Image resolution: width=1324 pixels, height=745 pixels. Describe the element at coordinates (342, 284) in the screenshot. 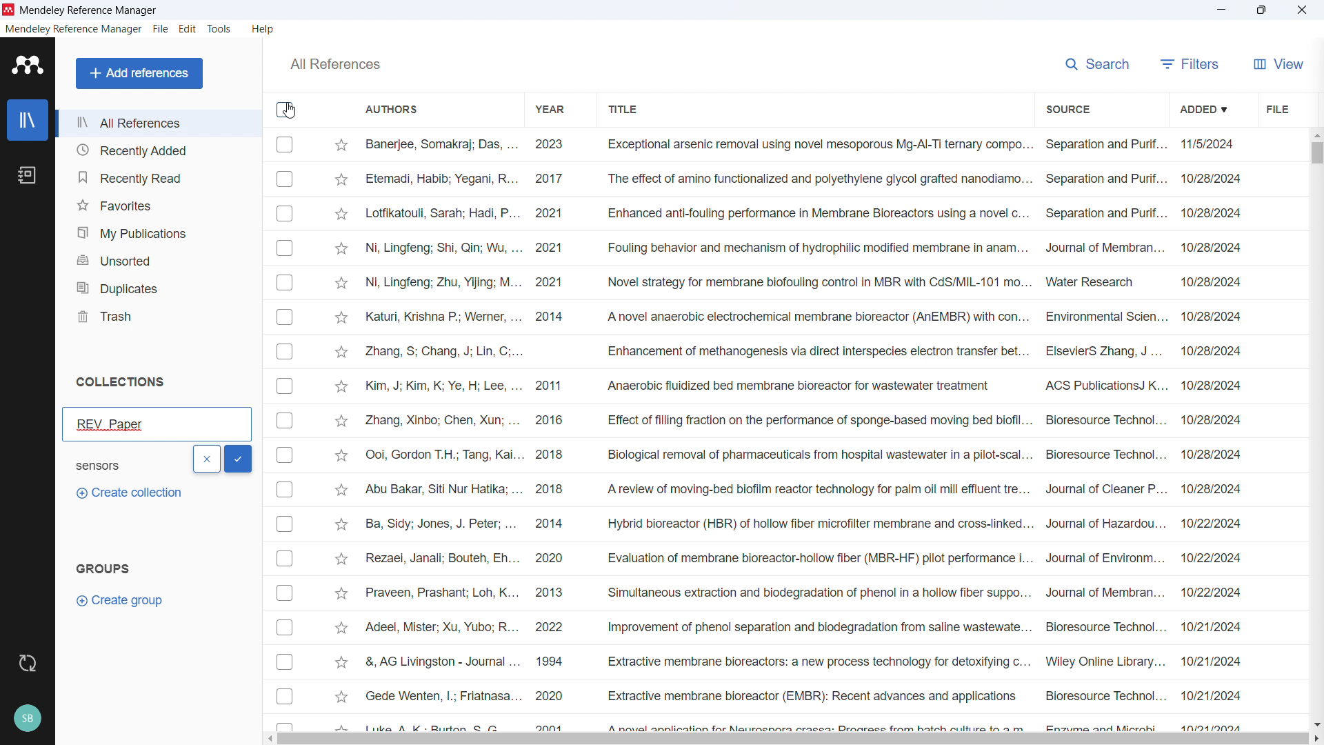

I see `Star mark respective publication` at that location.